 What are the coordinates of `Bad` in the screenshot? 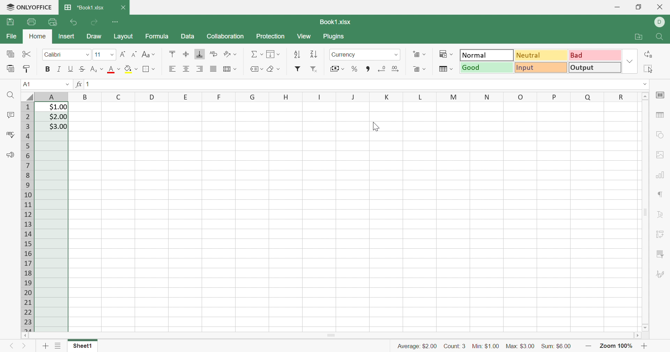 It's located at (594, 54).